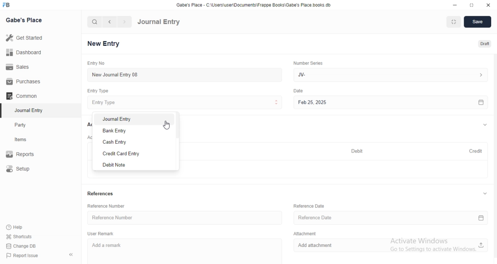 This screenshot has width=497, height=264. Describe the element at coordinates (389, 102) in the screenshot. I see `Feb 25, 2025` at that location.